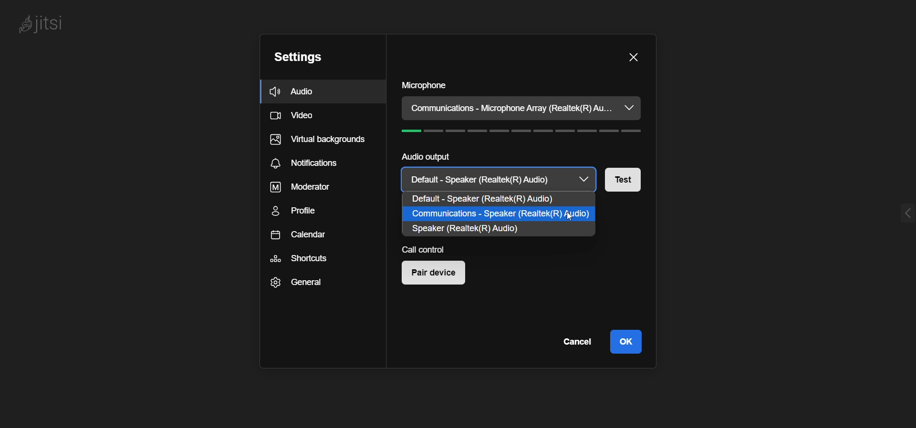 The width and height of the screenshot is (916, 428). What do you see at coordinates (296, 92) in the screenshot?
I see `audio` at bounding box center [296, 92].